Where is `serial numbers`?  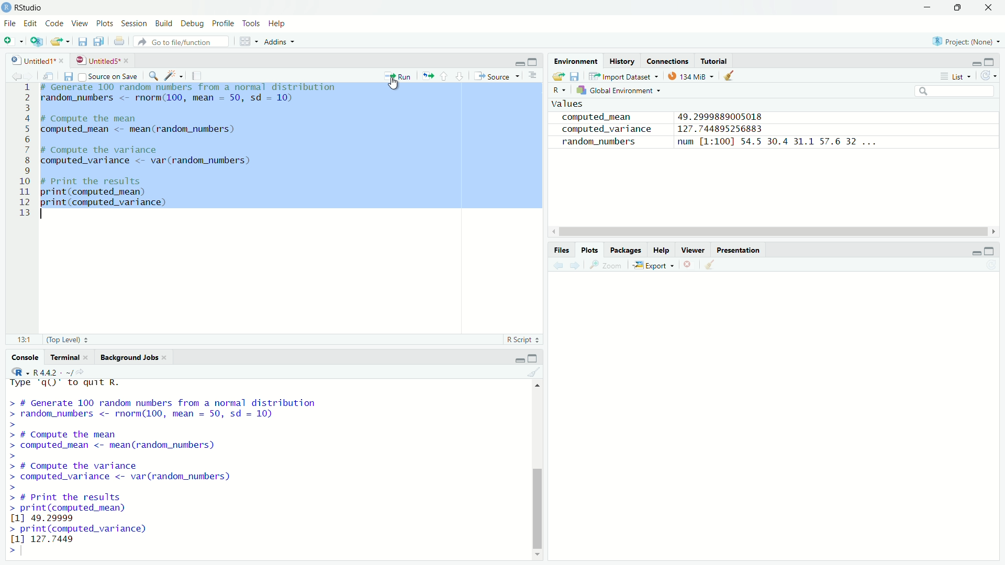
serial numbers is located at coordinates (21, 151).